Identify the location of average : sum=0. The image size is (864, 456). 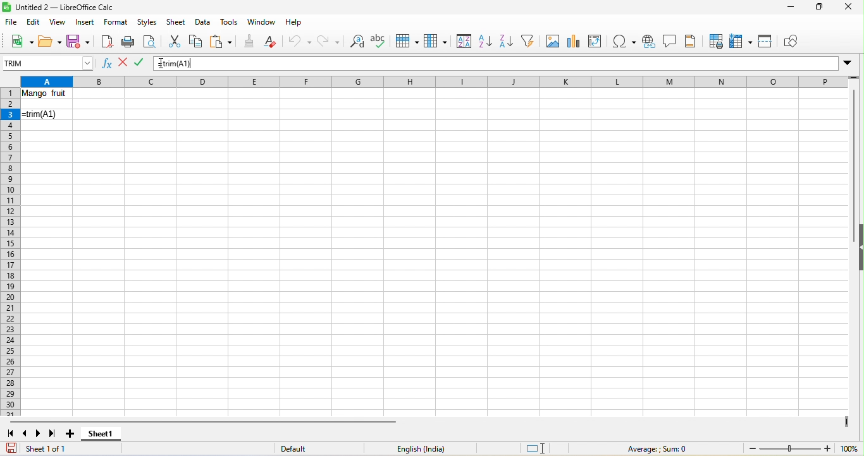
(661, 449).